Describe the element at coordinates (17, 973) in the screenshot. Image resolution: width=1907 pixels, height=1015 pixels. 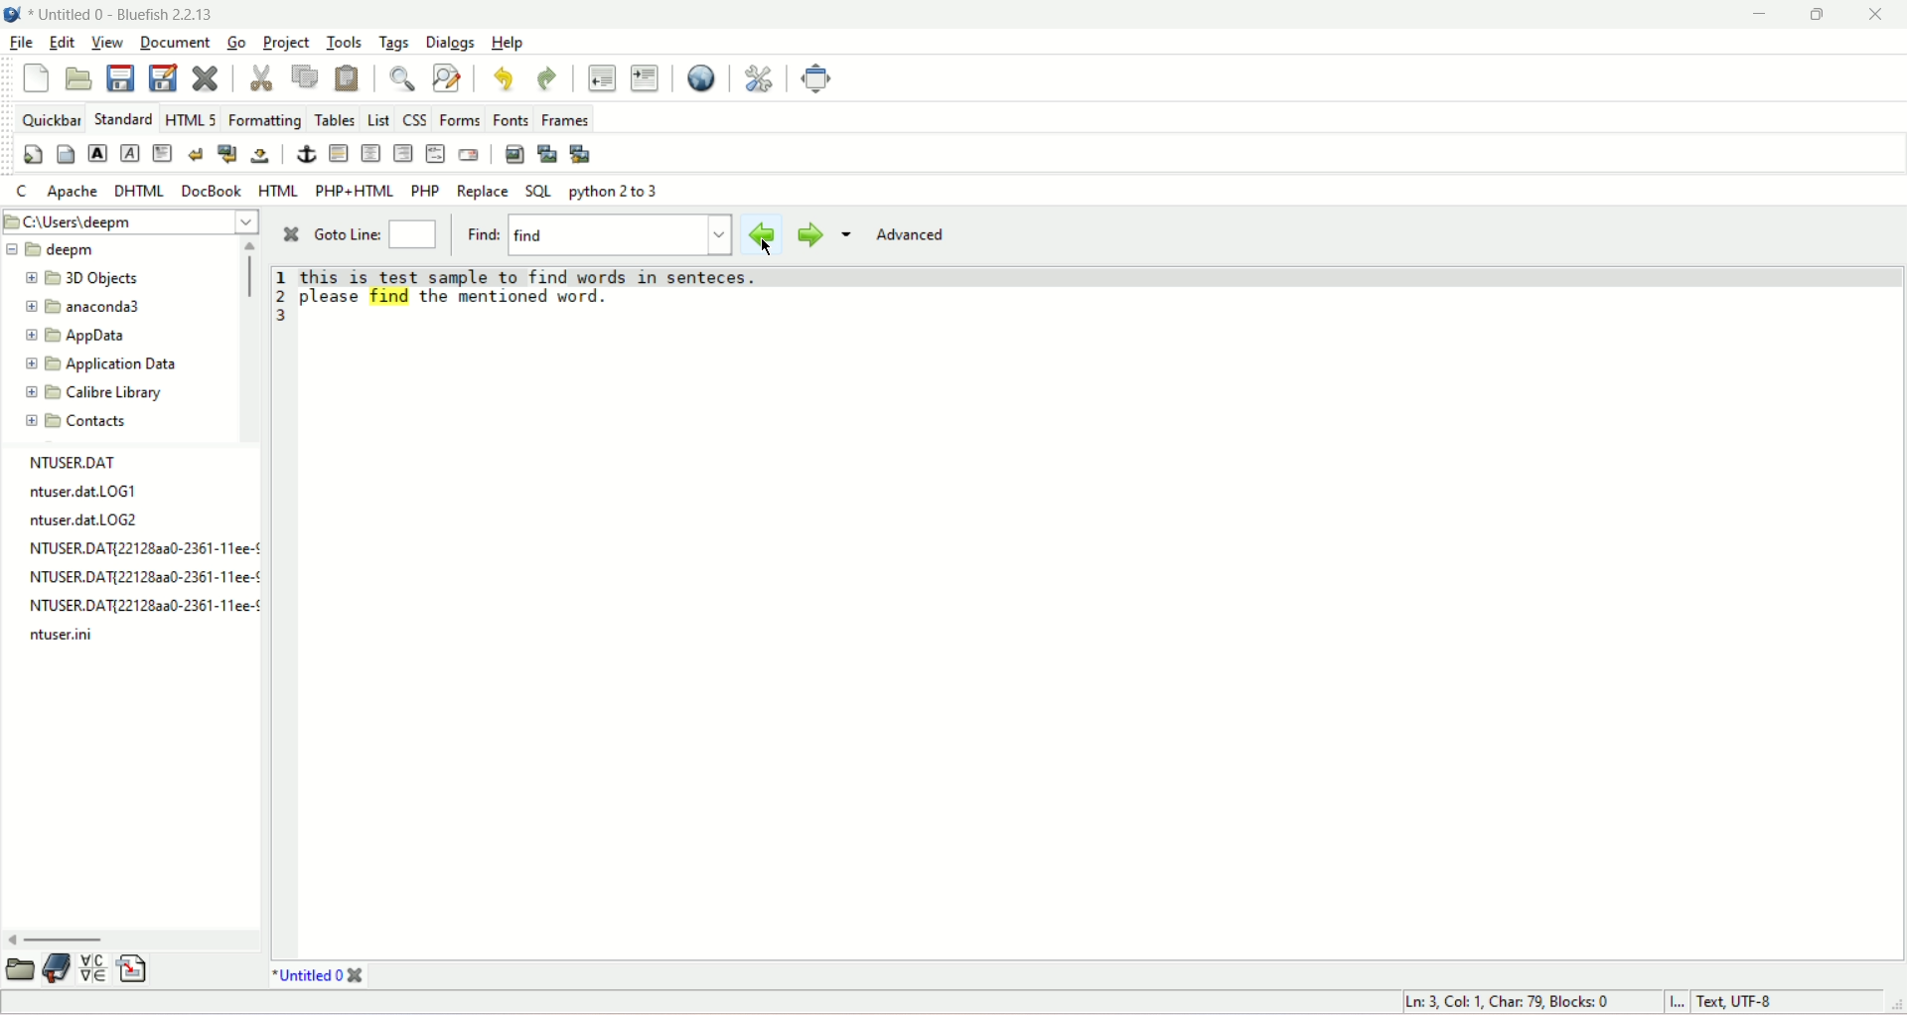
I see `open` at that location.